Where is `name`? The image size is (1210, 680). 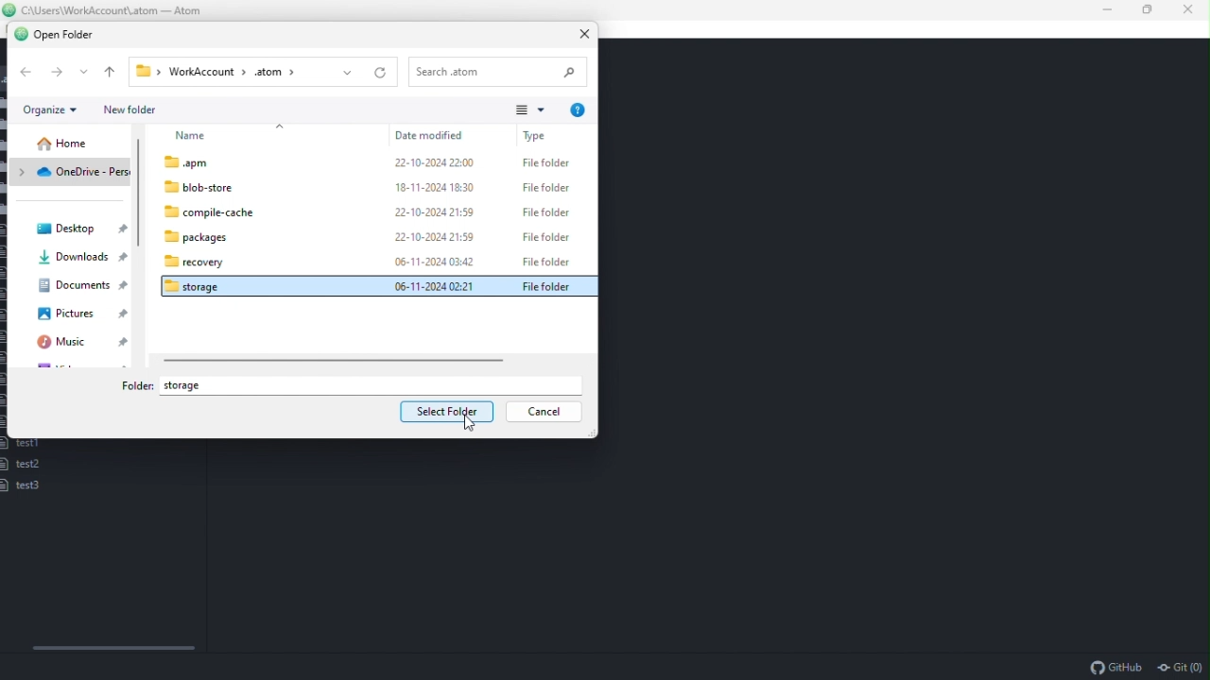
name is located at coordinates (233, 135).